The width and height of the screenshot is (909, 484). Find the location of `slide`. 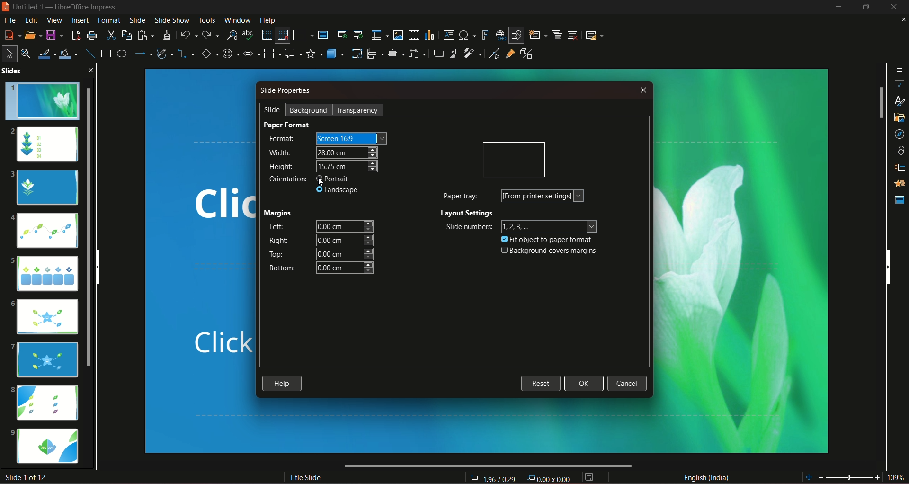

slide is located at coordinates (137, 20).